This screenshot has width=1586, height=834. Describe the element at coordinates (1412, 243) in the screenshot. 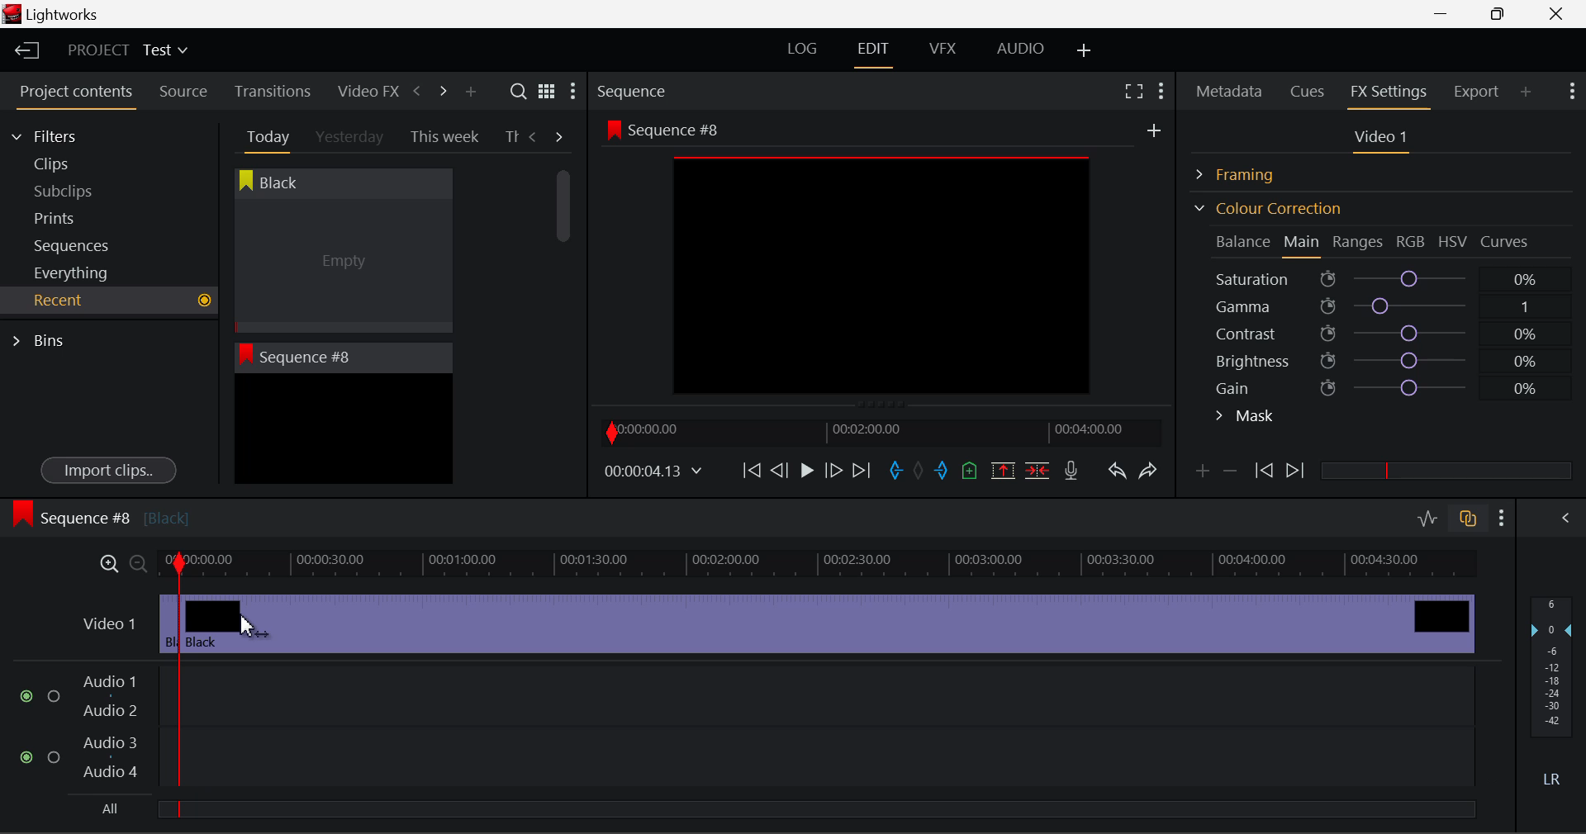

I see `RGB` at that location.